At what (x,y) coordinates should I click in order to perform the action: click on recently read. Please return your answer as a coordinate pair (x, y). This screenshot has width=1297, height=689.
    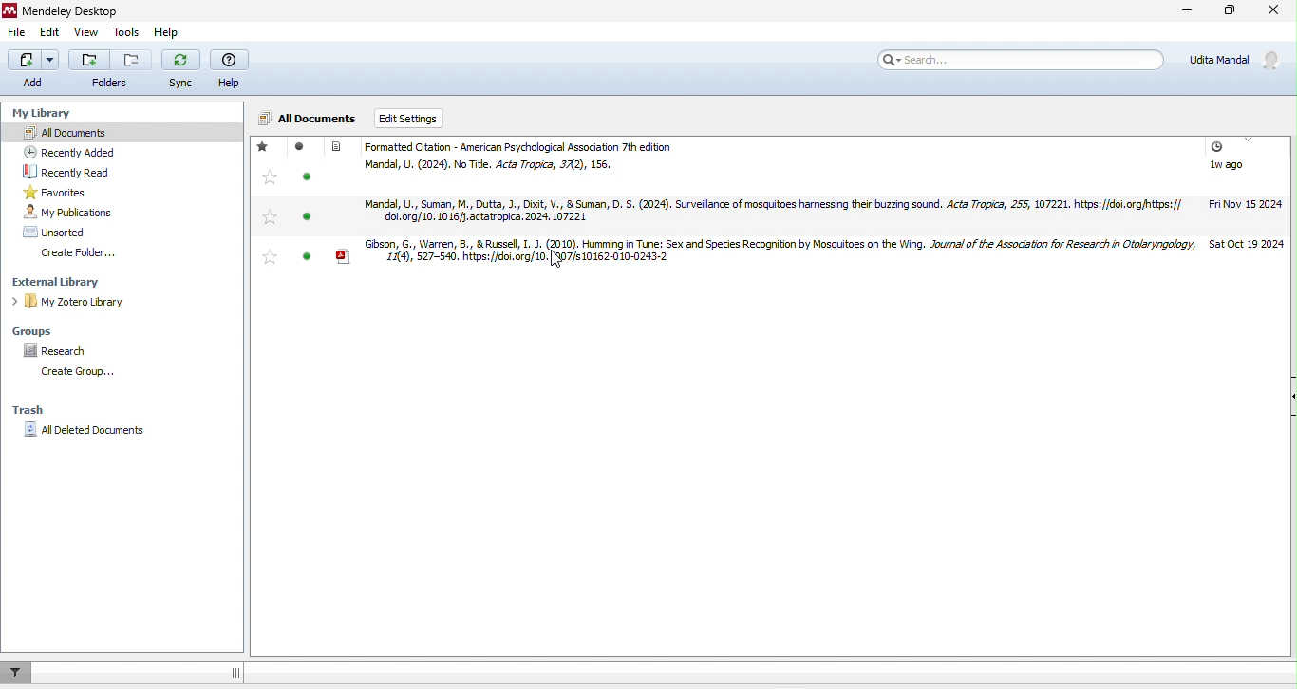
    Looking at the image, I should click on (84, 170).